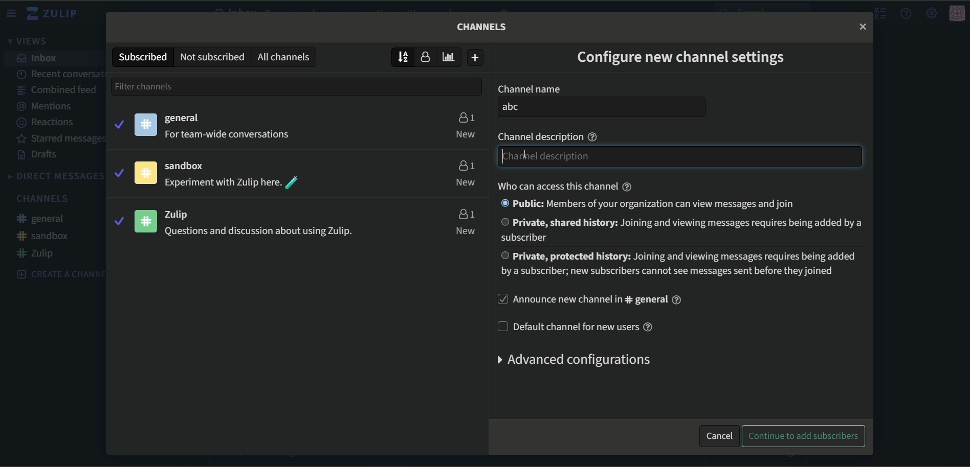 This screenshot has width=970, height=467. Describe the element at coordinates (679, 263) in the screenshot. I see ` Private, protected history: Joining and viewing messages requires being addedby a subscriber; new subscribers cannot see messages sent before they joined` at that location.